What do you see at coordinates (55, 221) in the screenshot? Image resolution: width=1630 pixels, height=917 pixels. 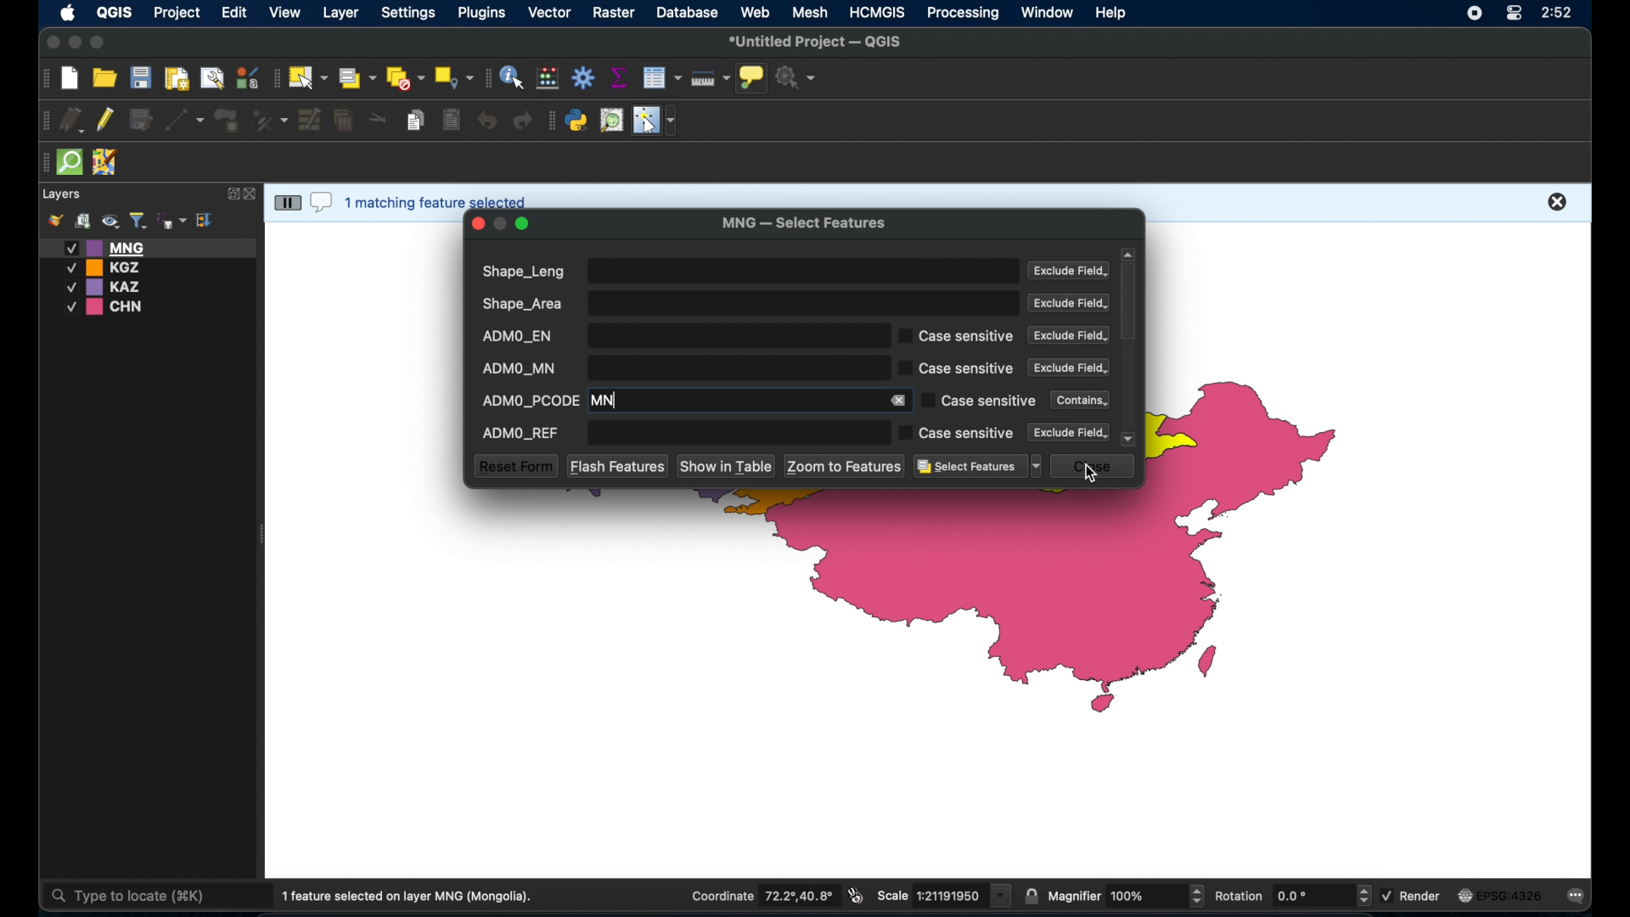 I see `open layer styling panel` at bounding box center [55, 221].